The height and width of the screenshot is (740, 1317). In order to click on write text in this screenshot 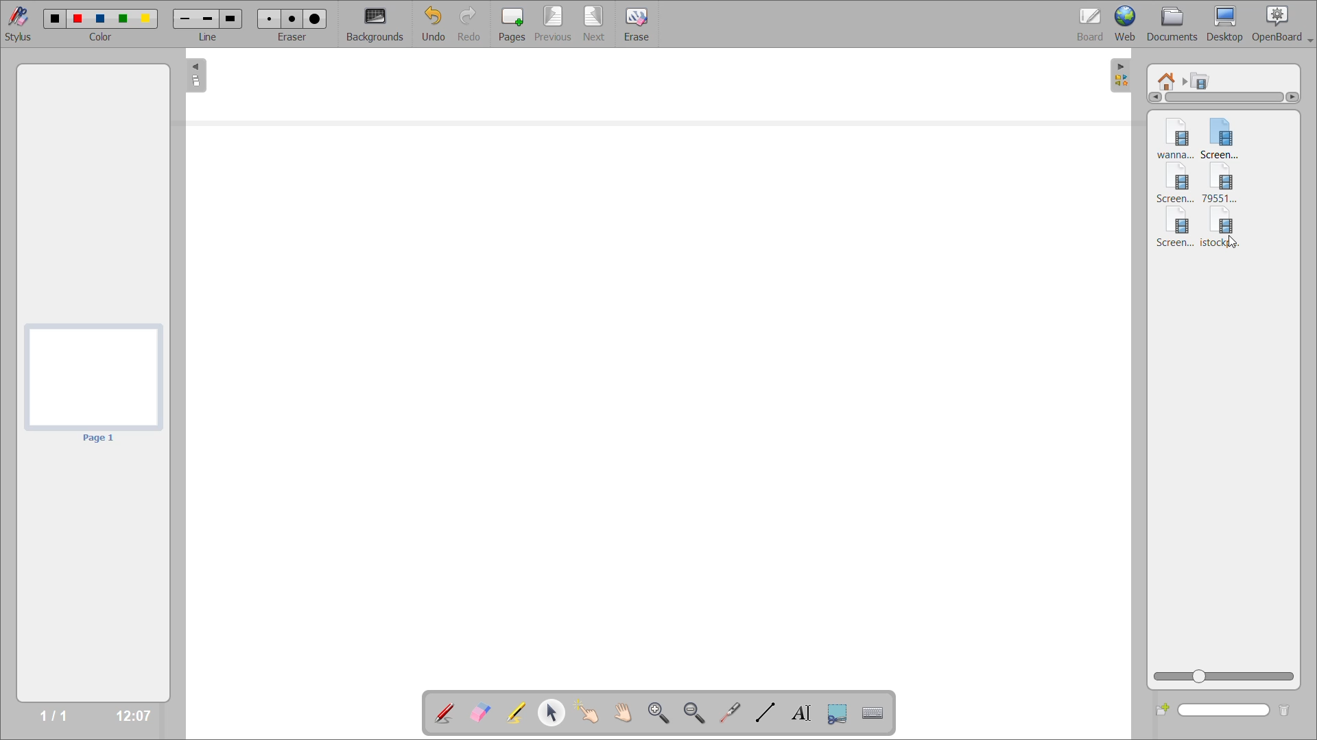, I will do `click(799, 714)`.